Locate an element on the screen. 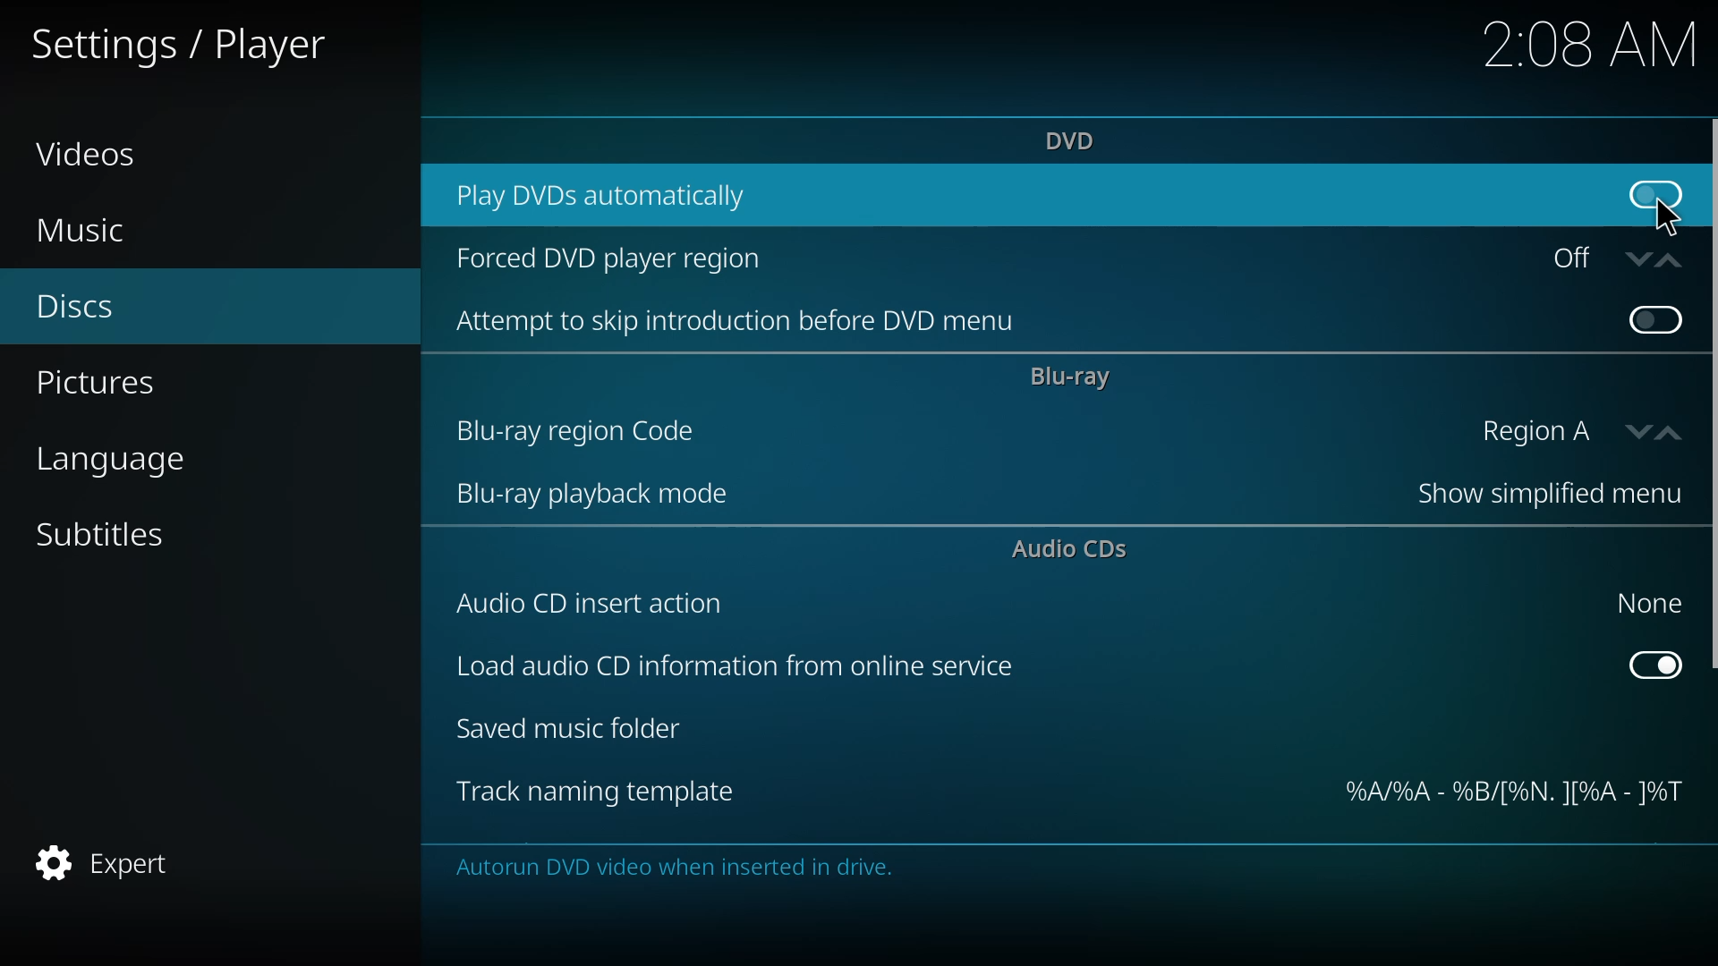  audio cds is located at coordinates (1076, 551).